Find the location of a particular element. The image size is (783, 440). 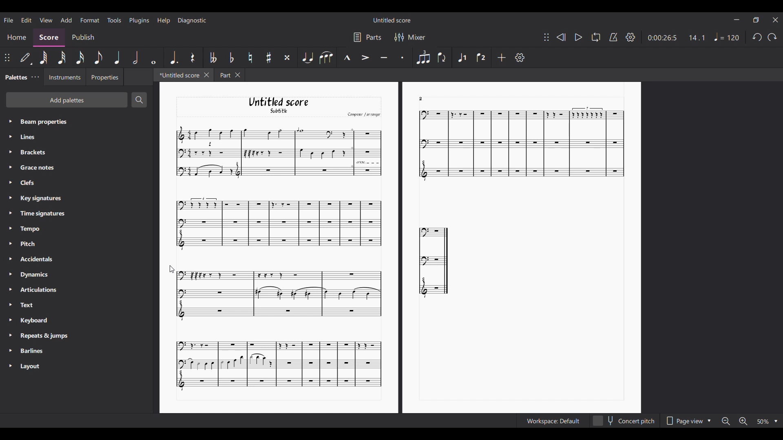

Marcato is located at coordinates (347, 58).